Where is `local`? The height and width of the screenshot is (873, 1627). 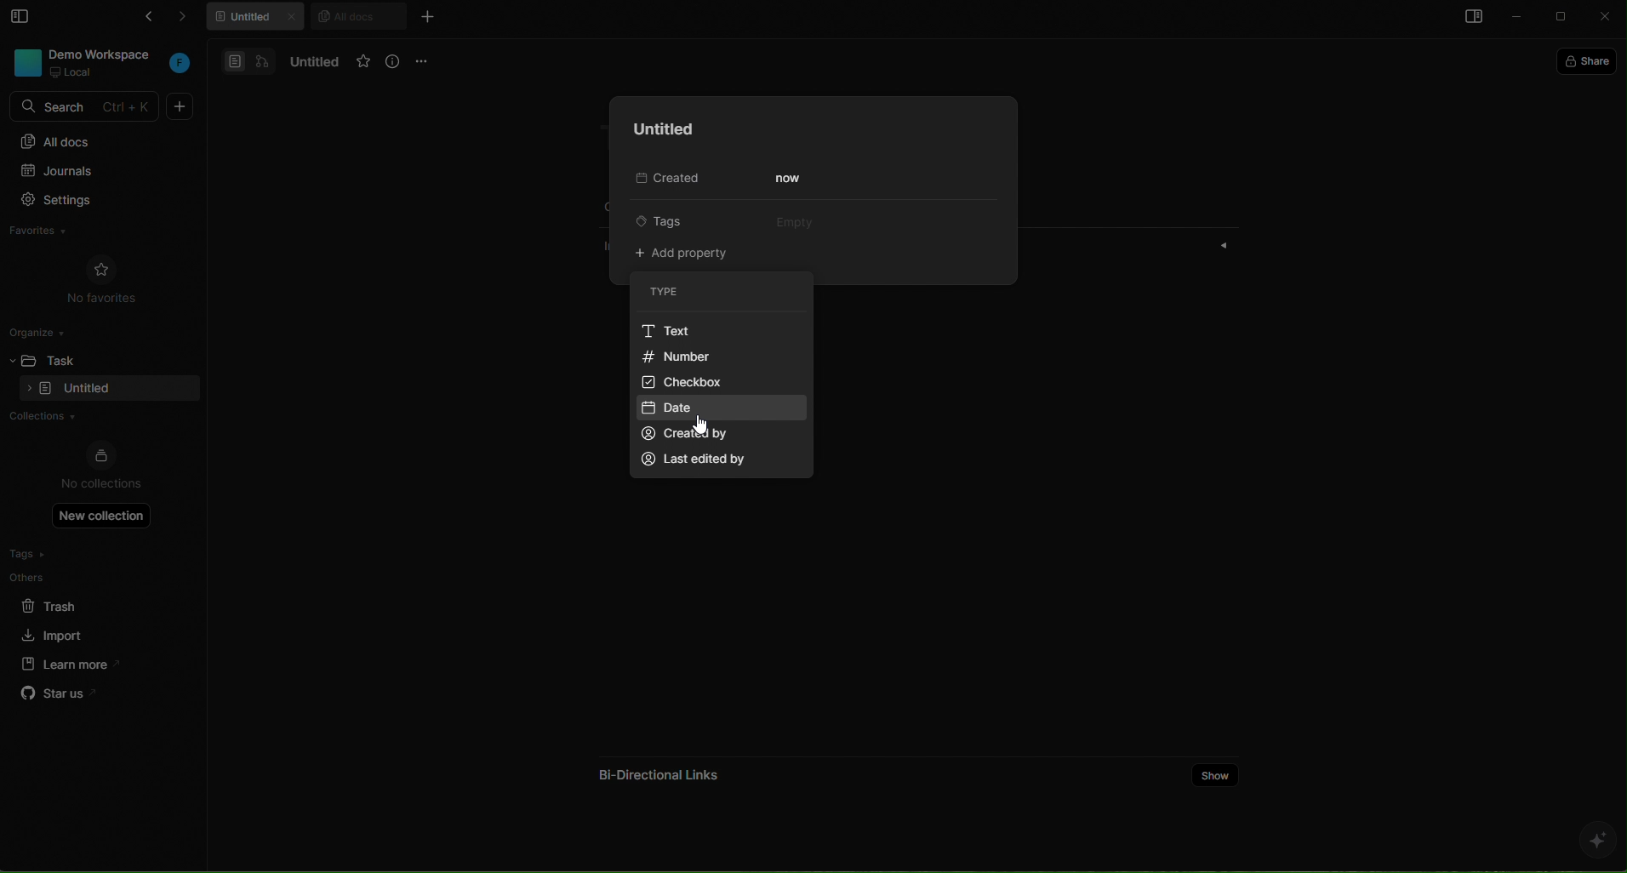
local is located at coordinates (73, 72).